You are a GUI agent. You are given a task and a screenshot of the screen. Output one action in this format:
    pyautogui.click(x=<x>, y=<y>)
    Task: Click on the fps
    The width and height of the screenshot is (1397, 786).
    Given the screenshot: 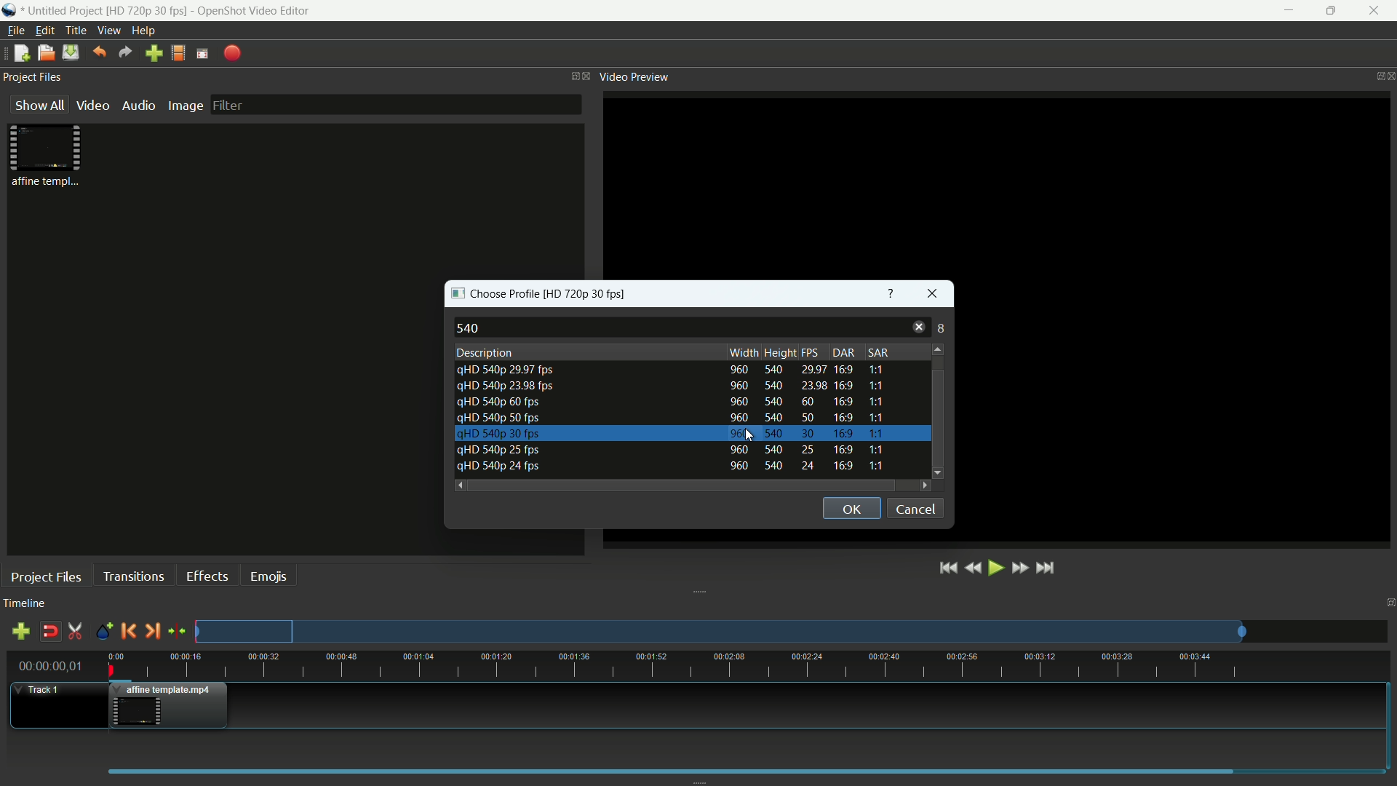 What is the action you would take?
    pyautogui.click(x=811, y=353)
    